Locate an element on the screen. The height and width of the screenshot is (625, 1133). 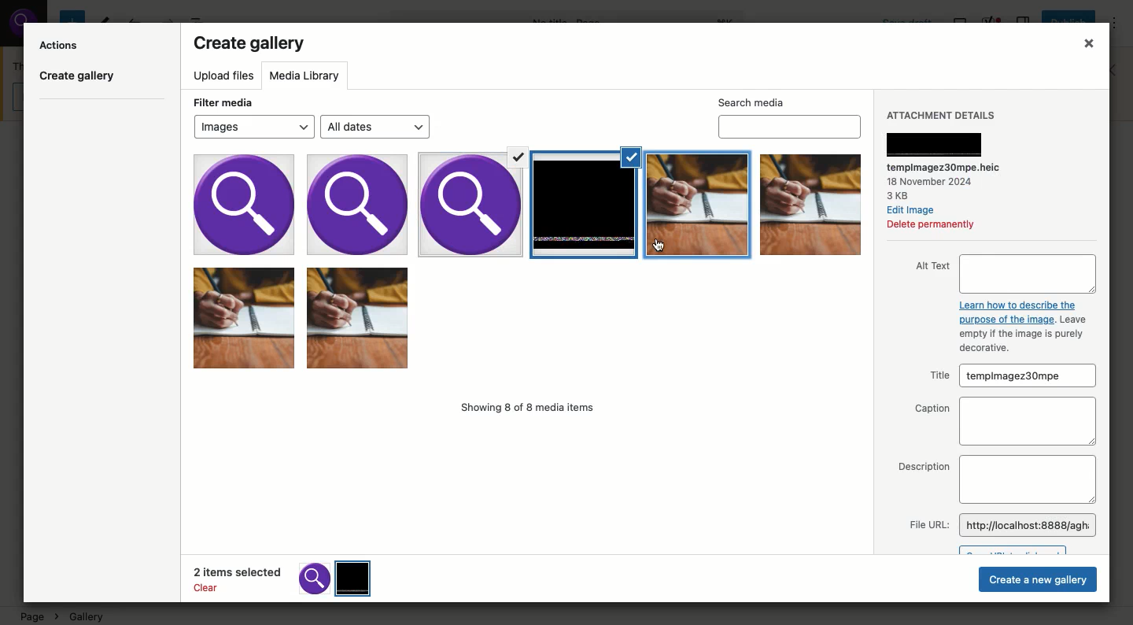
Create new gallery is located at coordinates (1039, 580).